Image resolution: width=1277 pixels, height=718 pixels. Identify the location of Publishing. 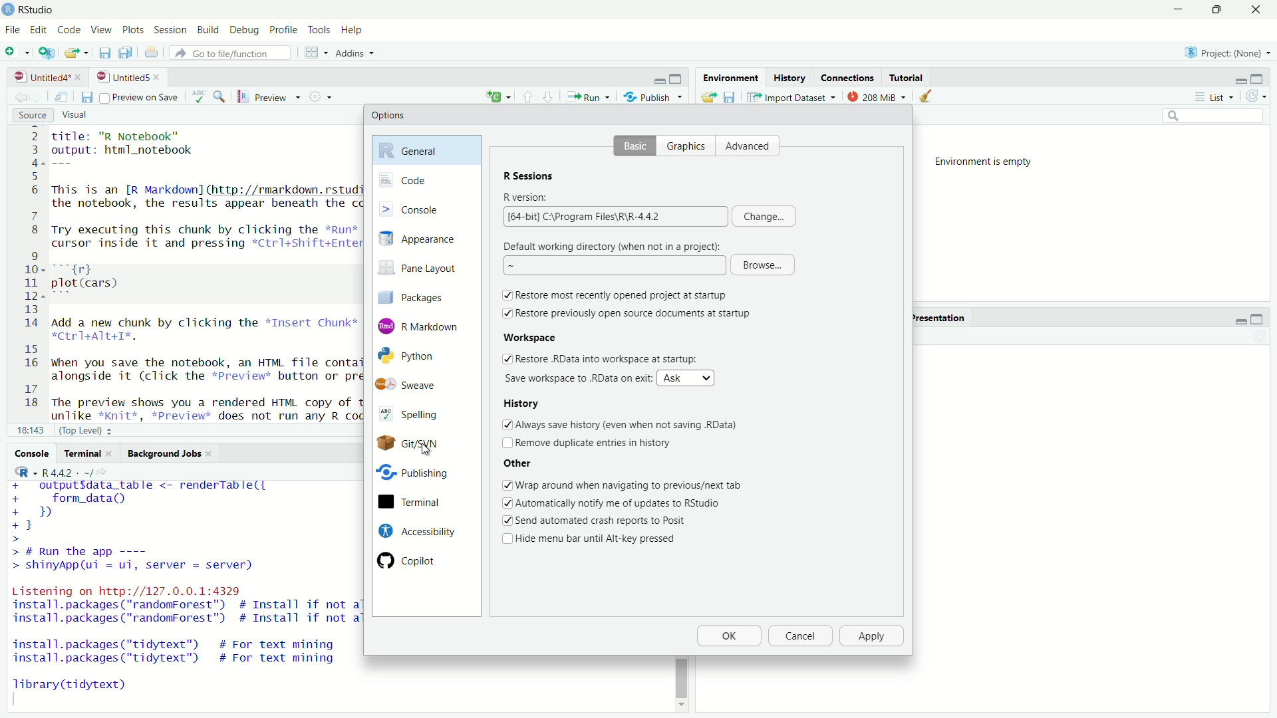
(414, 475).